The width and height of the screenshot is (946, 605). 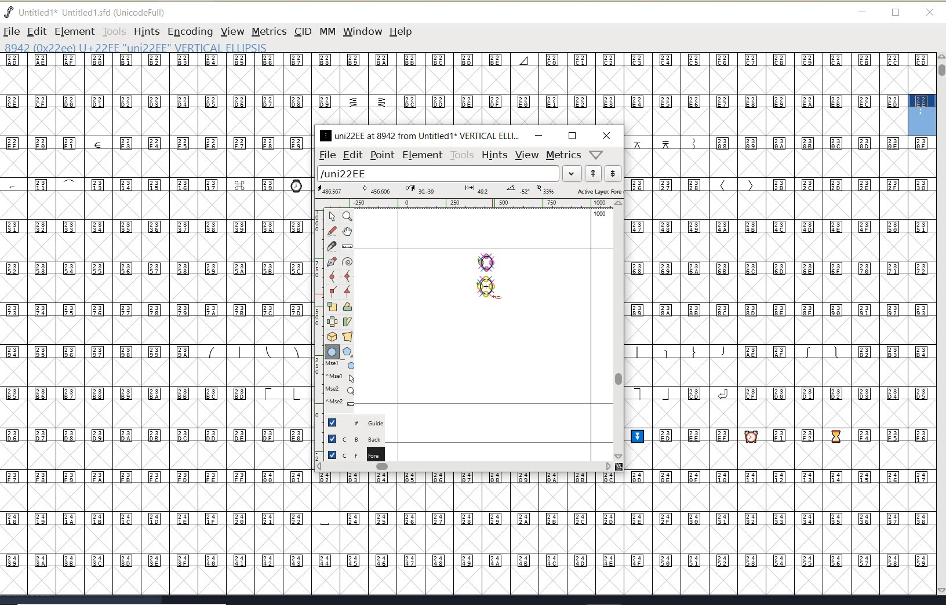 What do you see at coordinates (403, 32) in the screenshot?
I see `help` at bounding box center [403, 32].